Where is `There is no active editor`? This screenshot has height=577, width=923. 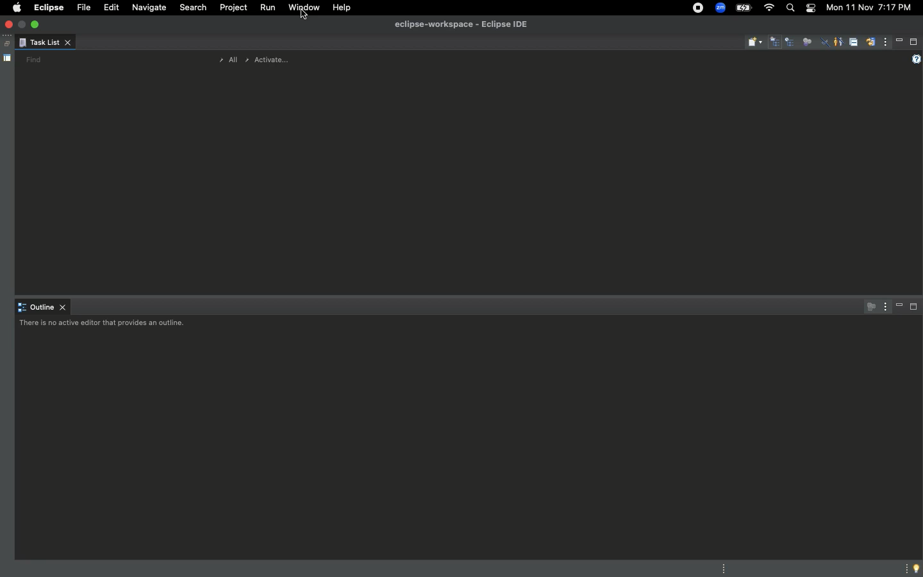 There is no active editor is located at coordinates (104, 325).